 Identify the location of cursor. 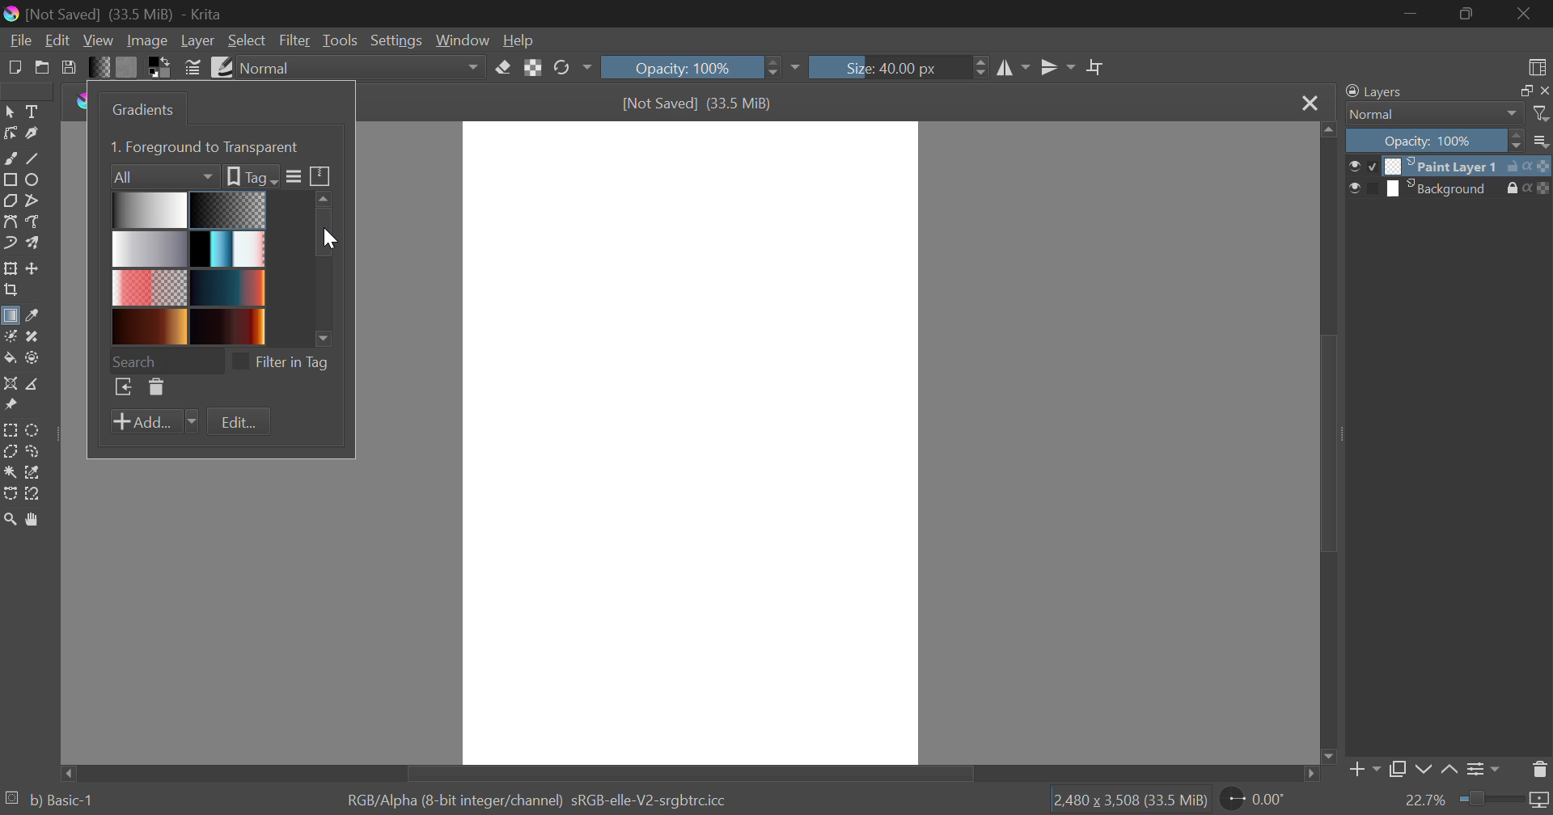
(329, 241).